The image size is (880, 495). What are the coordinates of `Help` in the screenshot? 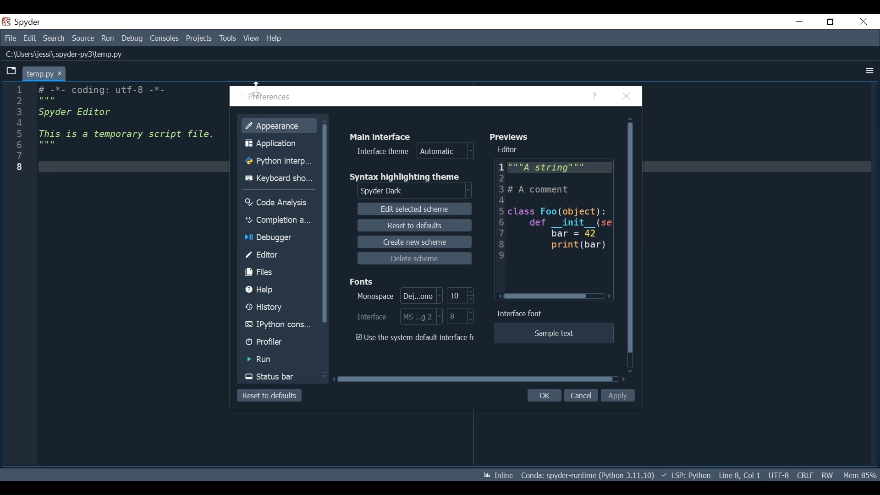 It's located at (277, 290).